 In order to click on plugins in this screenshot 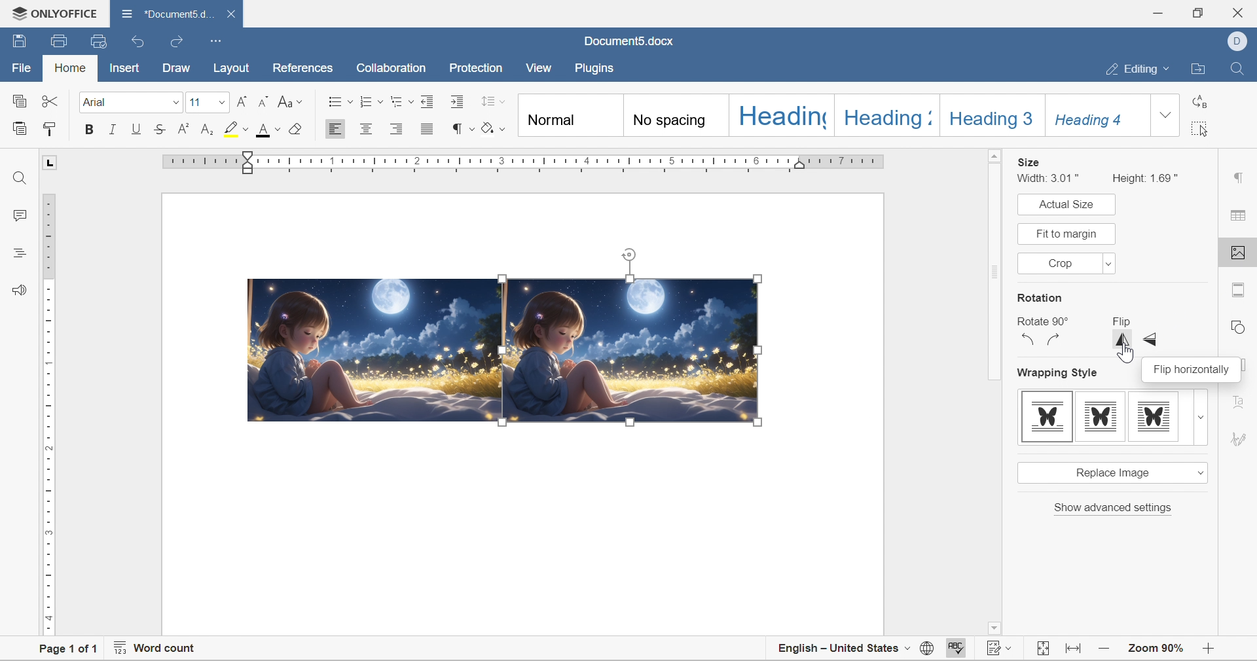, I will do `click(598, 68)`.